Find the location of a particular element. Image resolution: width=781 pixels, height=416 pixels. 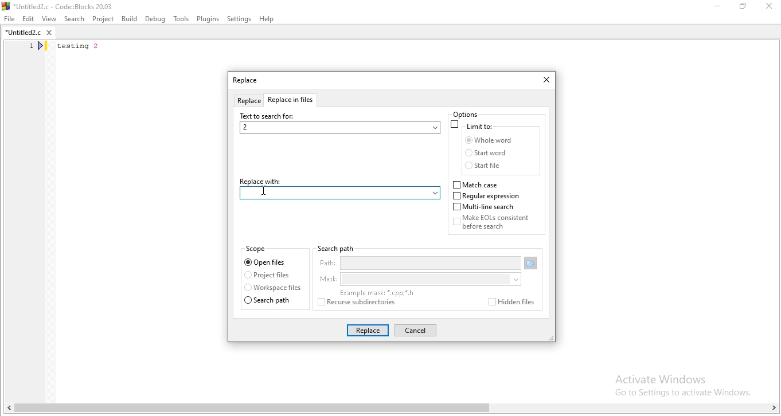

Minimise is located at coordinates (717, 8).